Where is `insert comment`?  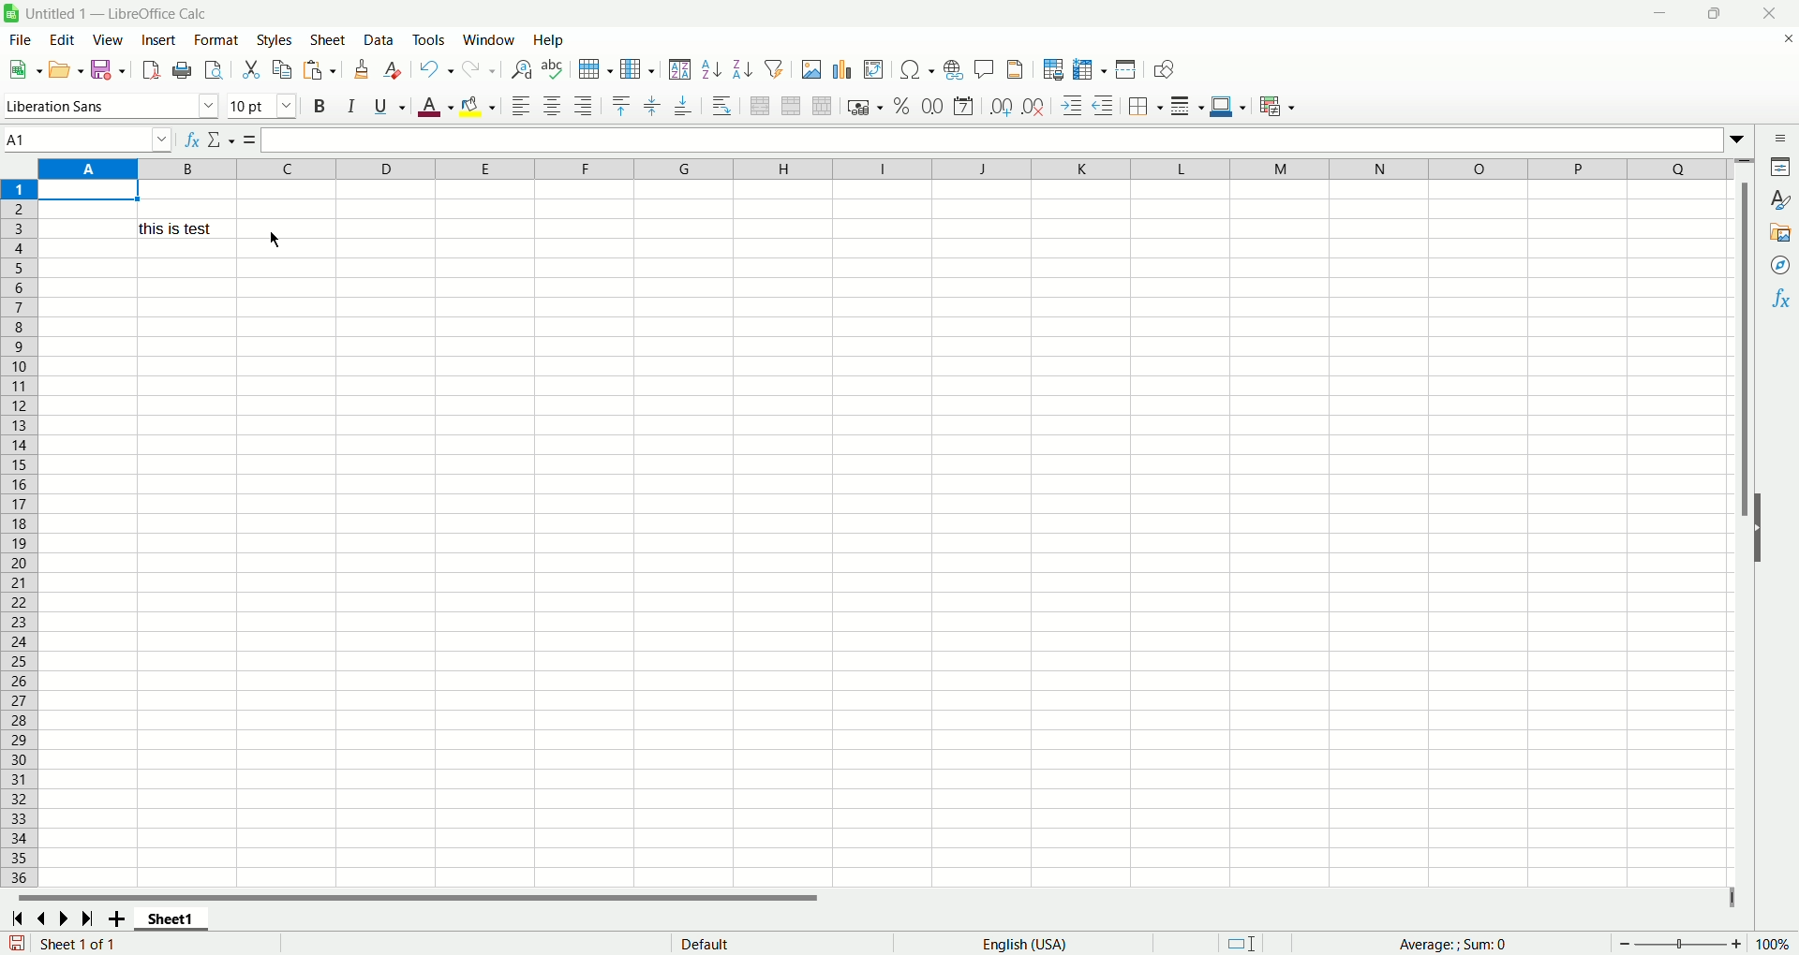 insert comment is located at coordinates (987, 68).